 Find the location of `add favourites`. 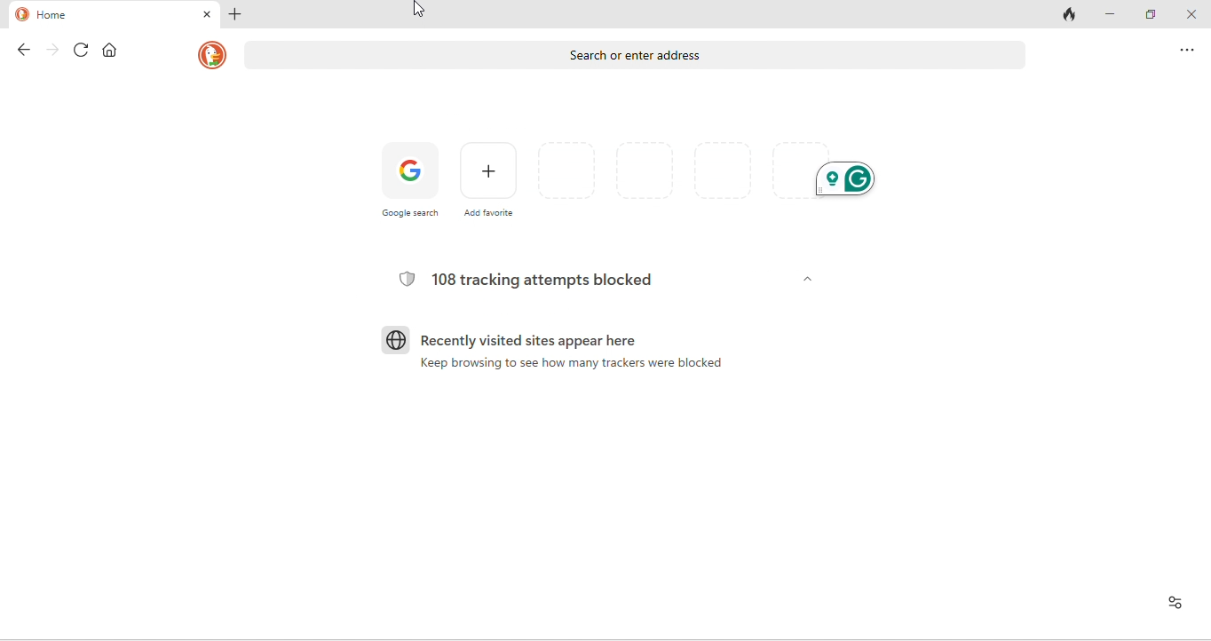

add favourites is located at coordinates (490, 178).